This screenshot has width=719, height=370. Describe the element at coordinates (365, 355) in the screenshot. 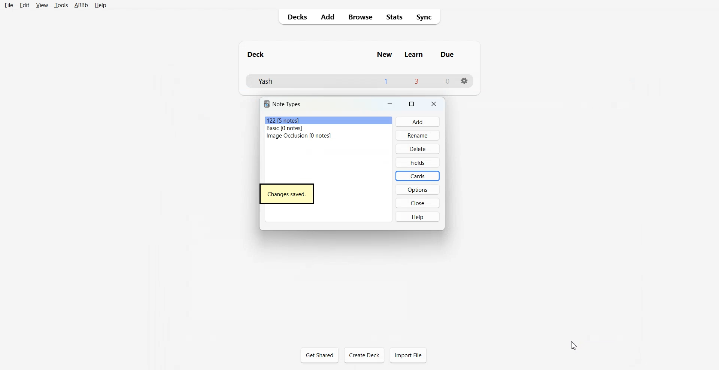

I see `create deck` at that location.